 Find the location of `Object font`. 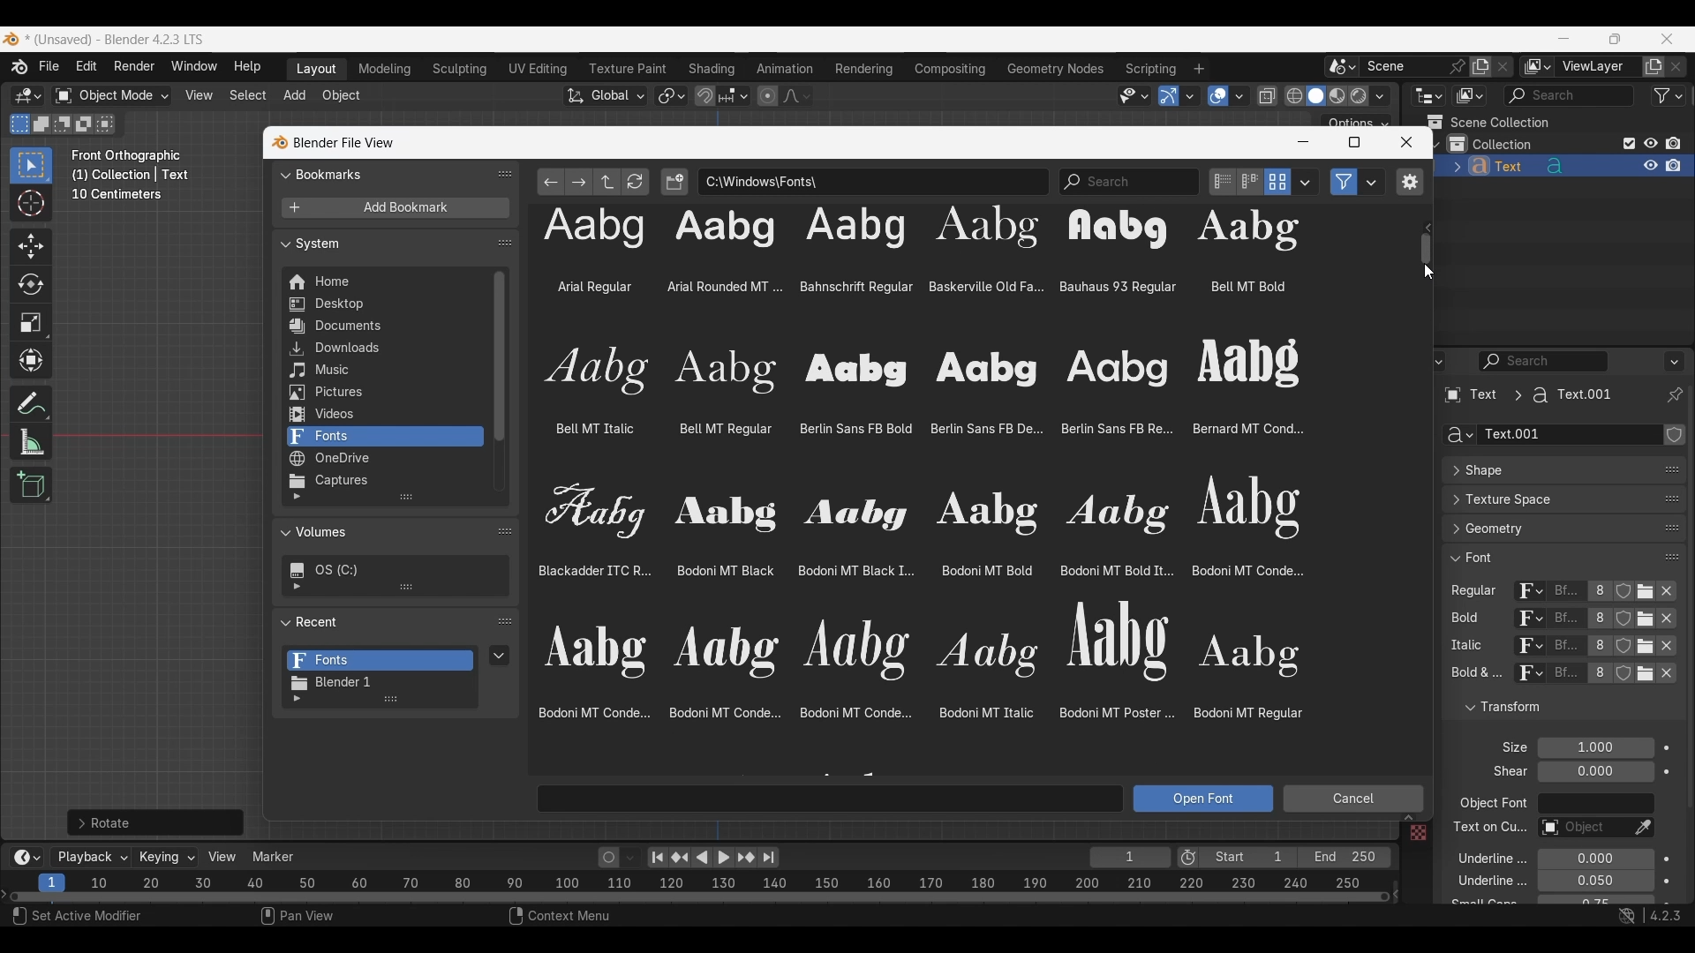

Object font is located at coordinates (1595, 804).